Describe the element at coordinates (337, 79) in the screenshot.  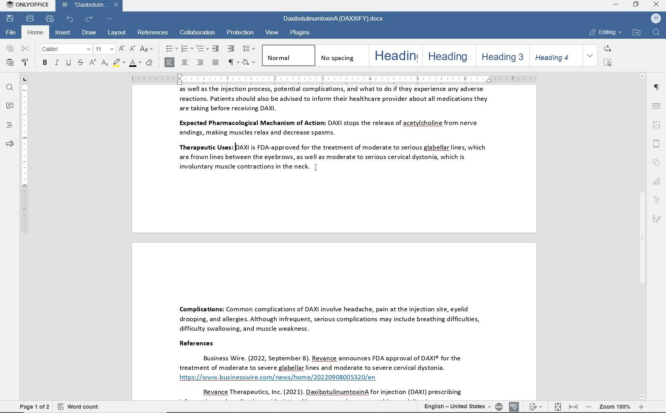
I see `ruler` at that location.